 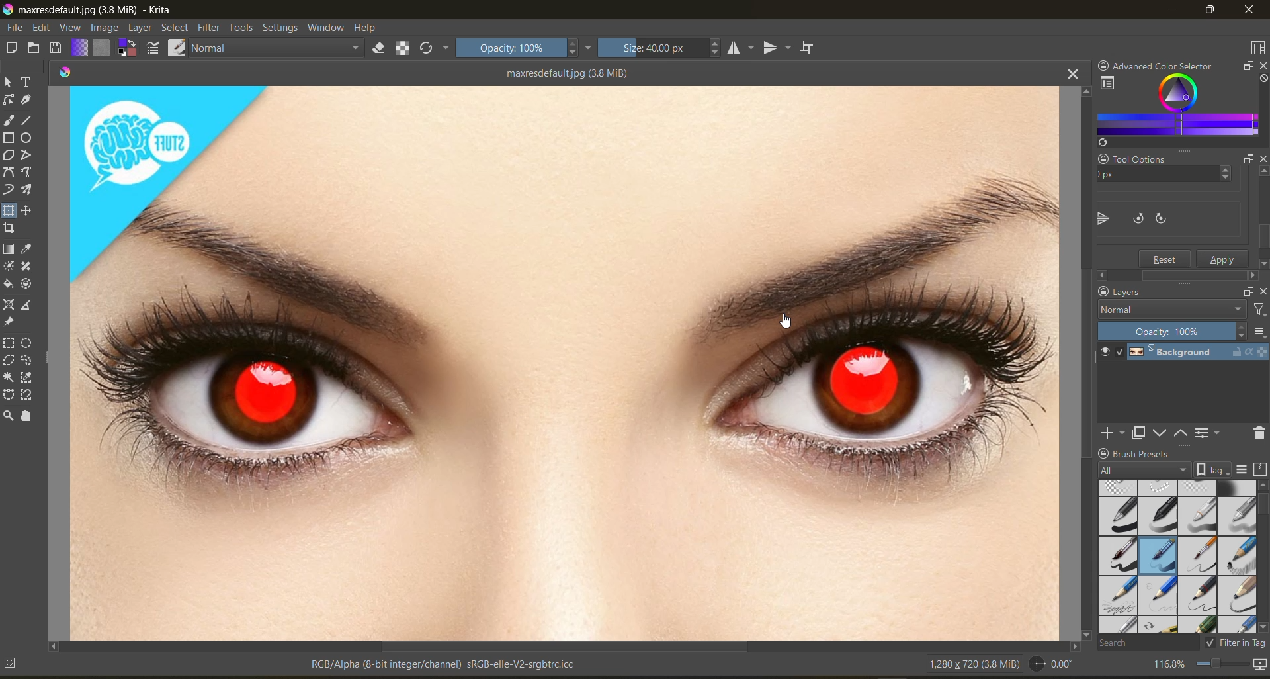 I want to click on tool, so click(x=26, y=101).